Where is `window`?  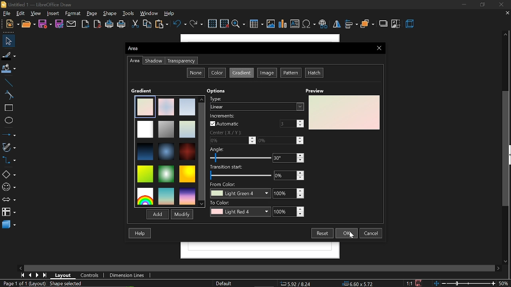 window is located at coordinates (150, 13).